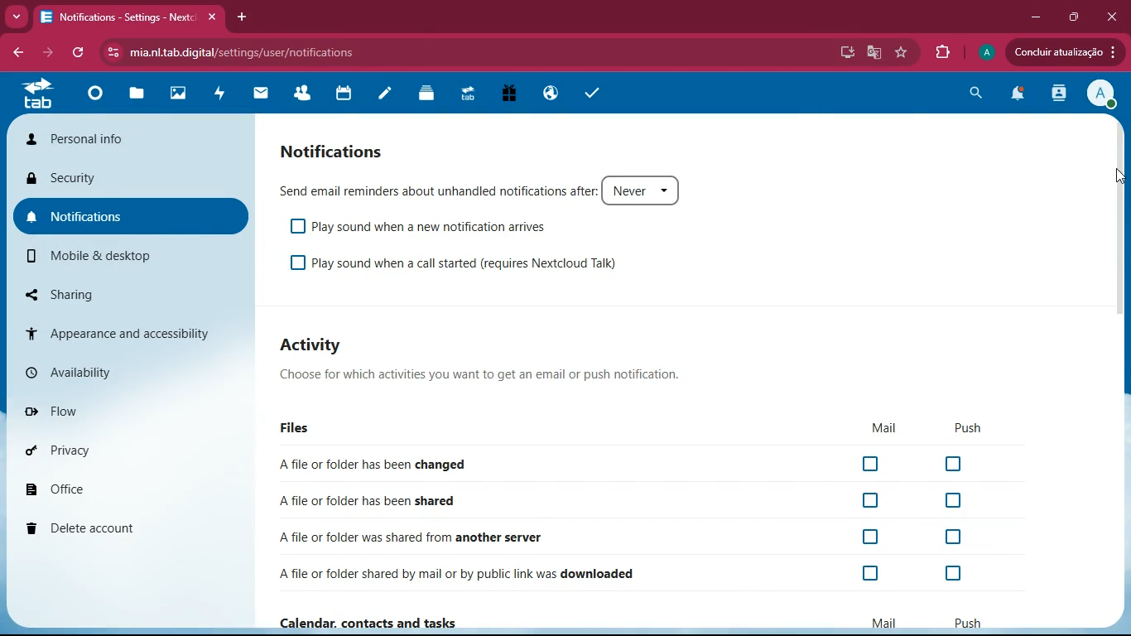 This screenshot has height=636, width=1131. Describe the element at coordinates (129, 332) in the screenshot. I see `appearance and accessibility` at that location.